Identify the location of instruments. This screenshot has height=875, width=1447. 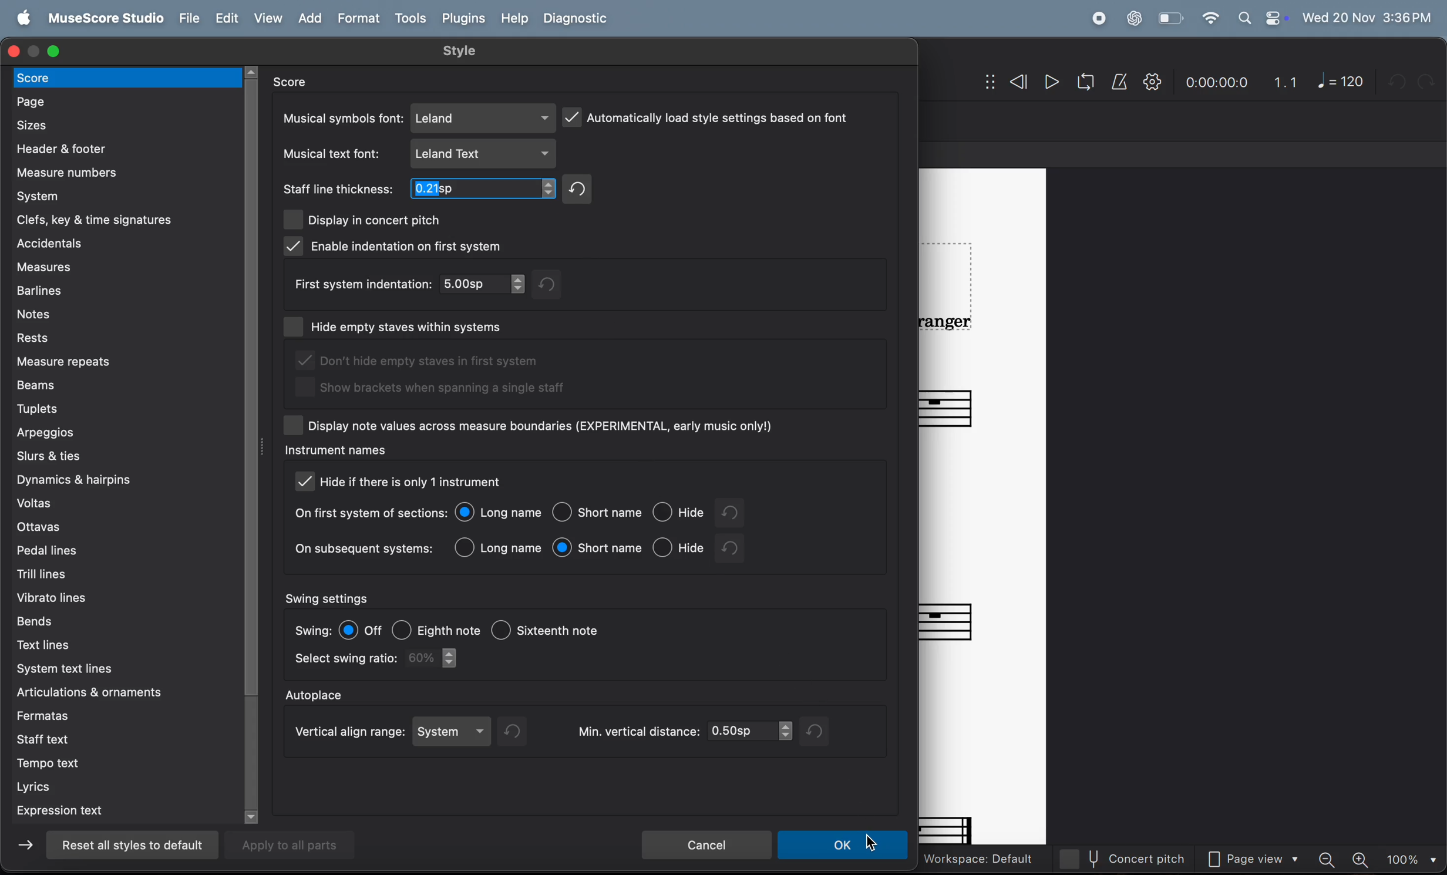
(334, 452).